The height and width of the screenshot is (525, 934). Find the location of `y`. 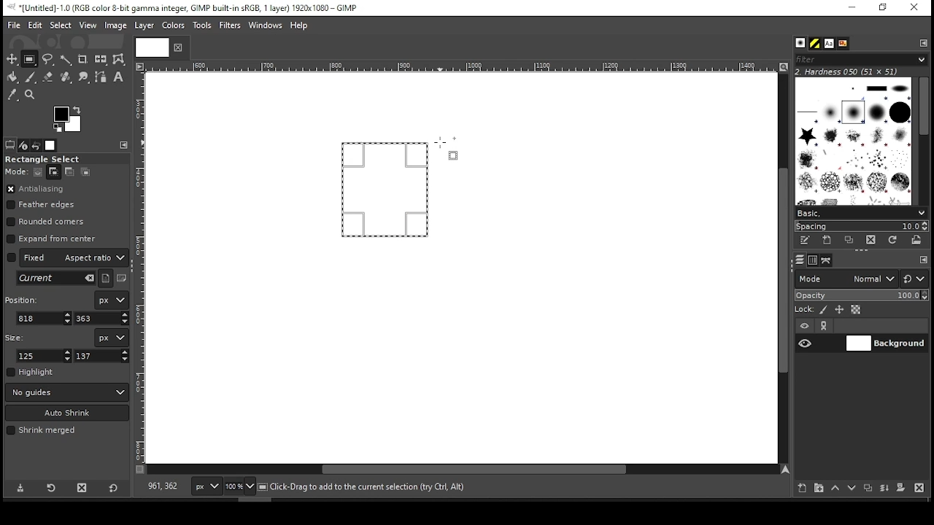

y is located at coordinates (100, 319).